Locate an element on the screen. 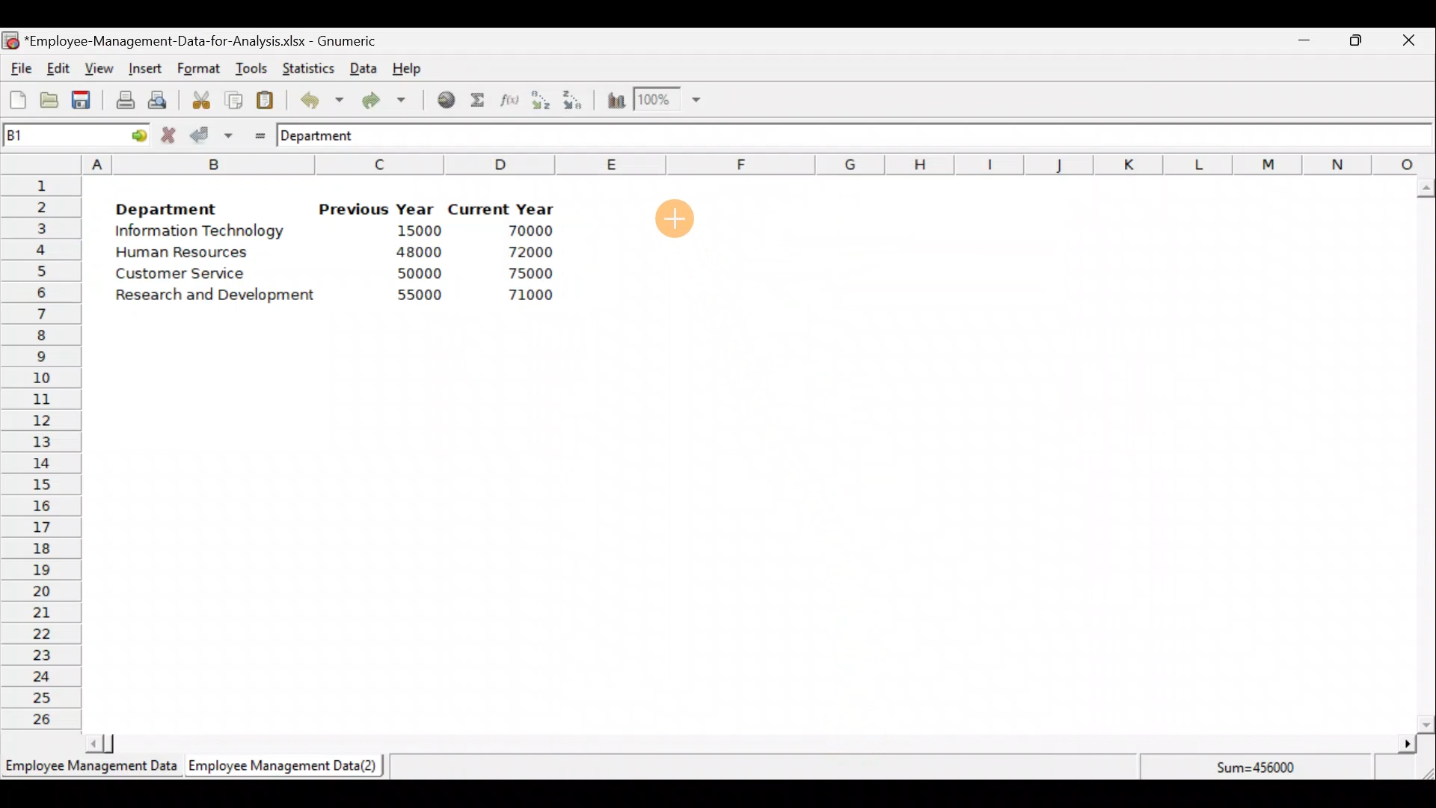 The width and height of the screenshot is (1436, 808). Save the current workbook is located at coordinates (86, 102).